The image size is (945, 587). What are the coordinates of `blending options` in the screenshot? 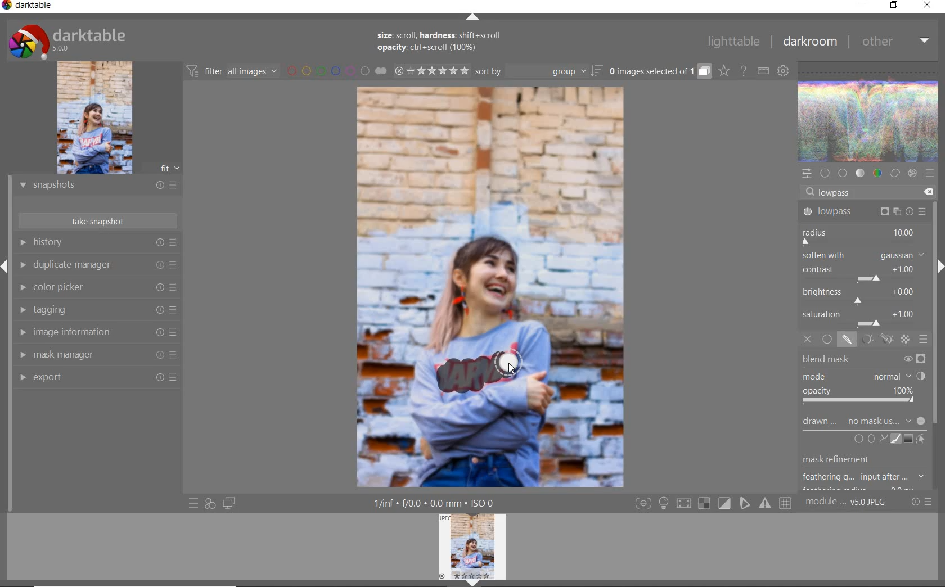 It's located at (924, 339).